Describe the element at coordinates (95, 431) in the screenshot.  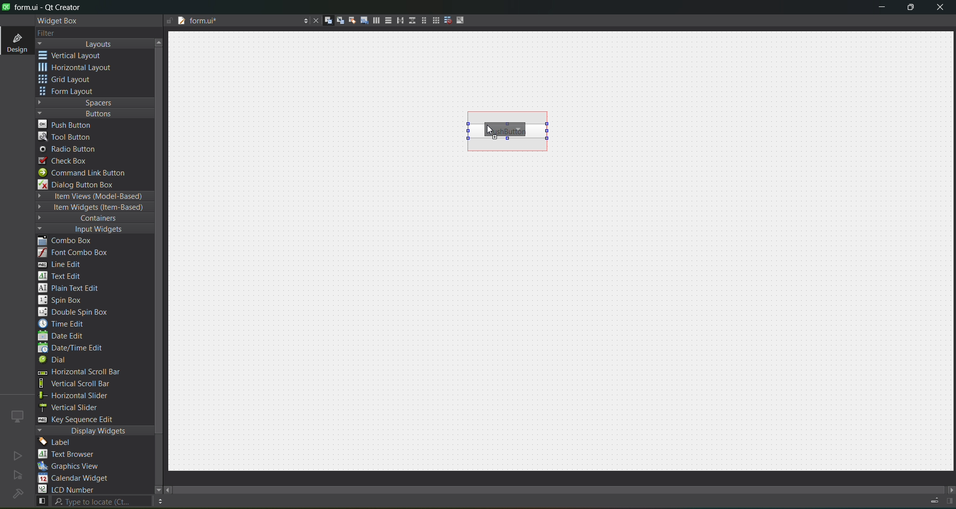
I see `display widgets` at that location.